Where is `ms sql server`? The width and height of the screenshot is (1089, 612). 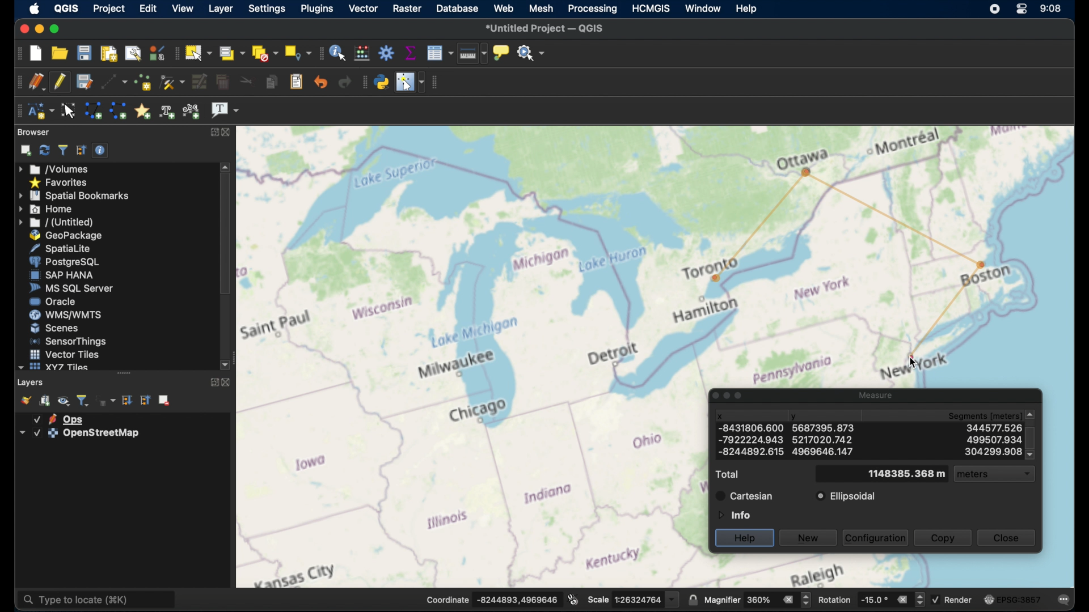 ms sql server is located at coordinates (71, 289).